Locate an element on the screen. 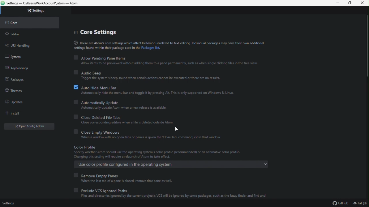 The height and width of the screenshot is (207, 369). Automatically update Atom when a new release is available. is located at coordinates (131, 108).